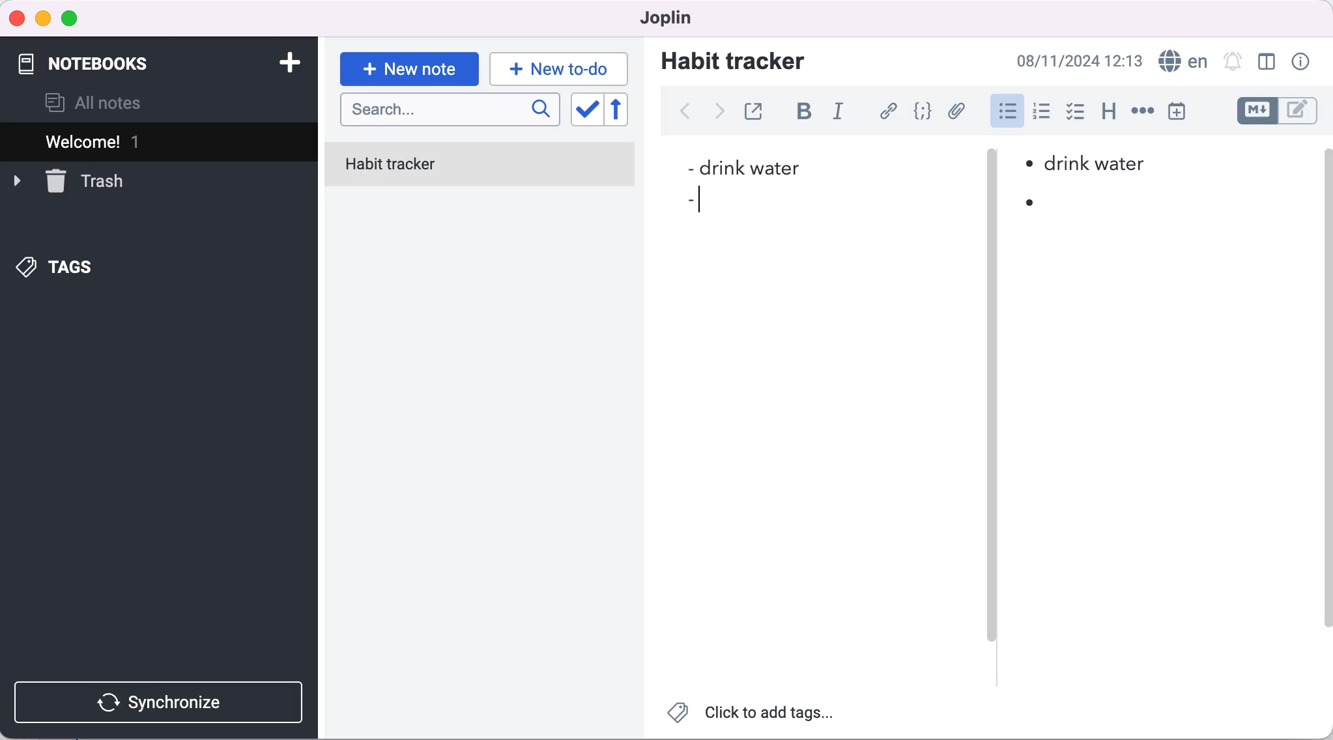 Image resolution: width=1333 pixels, height=740 pixels. Describe the element at coordinates (741, 169) in the screenshot. I see `- drink water` at that location.